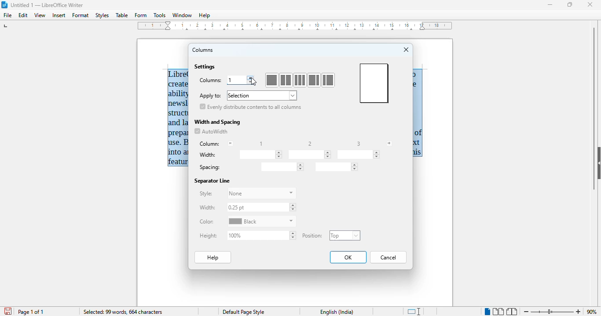 This screenshot has width=601, height=316. Describe the element at coordinates (254, 82) in the screenshot. I see `cursor` at that location.